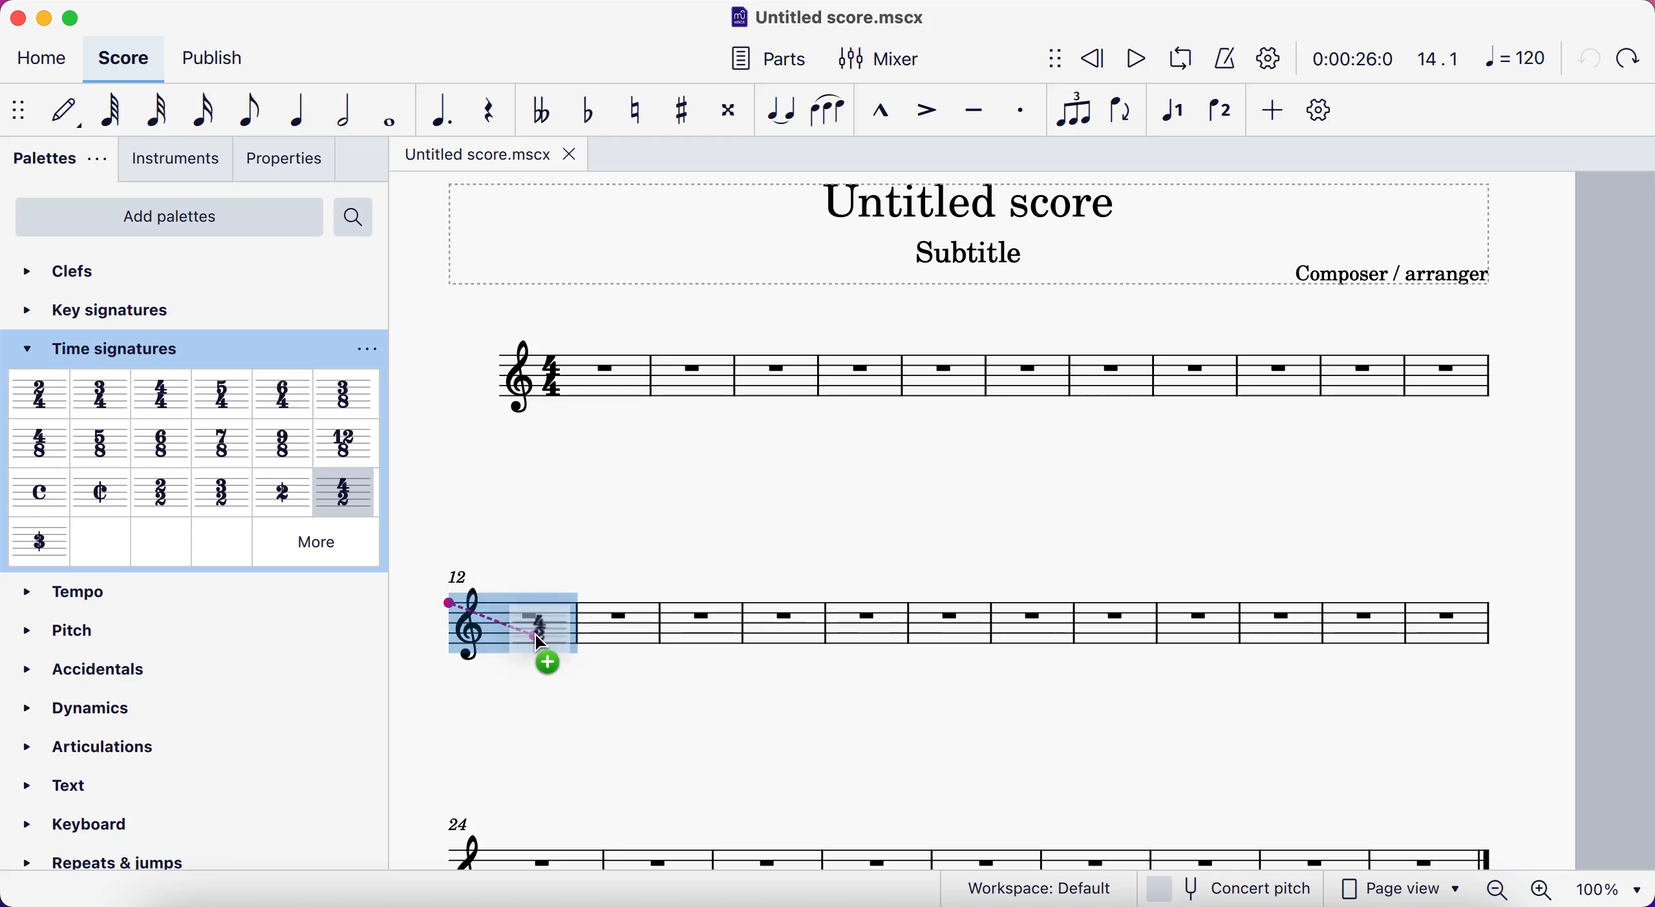 The image size is (1655, 907). What do you see at coordinates (93, 704) in the screenshot?
I see `dynamics` at bounding box center [93, 704].